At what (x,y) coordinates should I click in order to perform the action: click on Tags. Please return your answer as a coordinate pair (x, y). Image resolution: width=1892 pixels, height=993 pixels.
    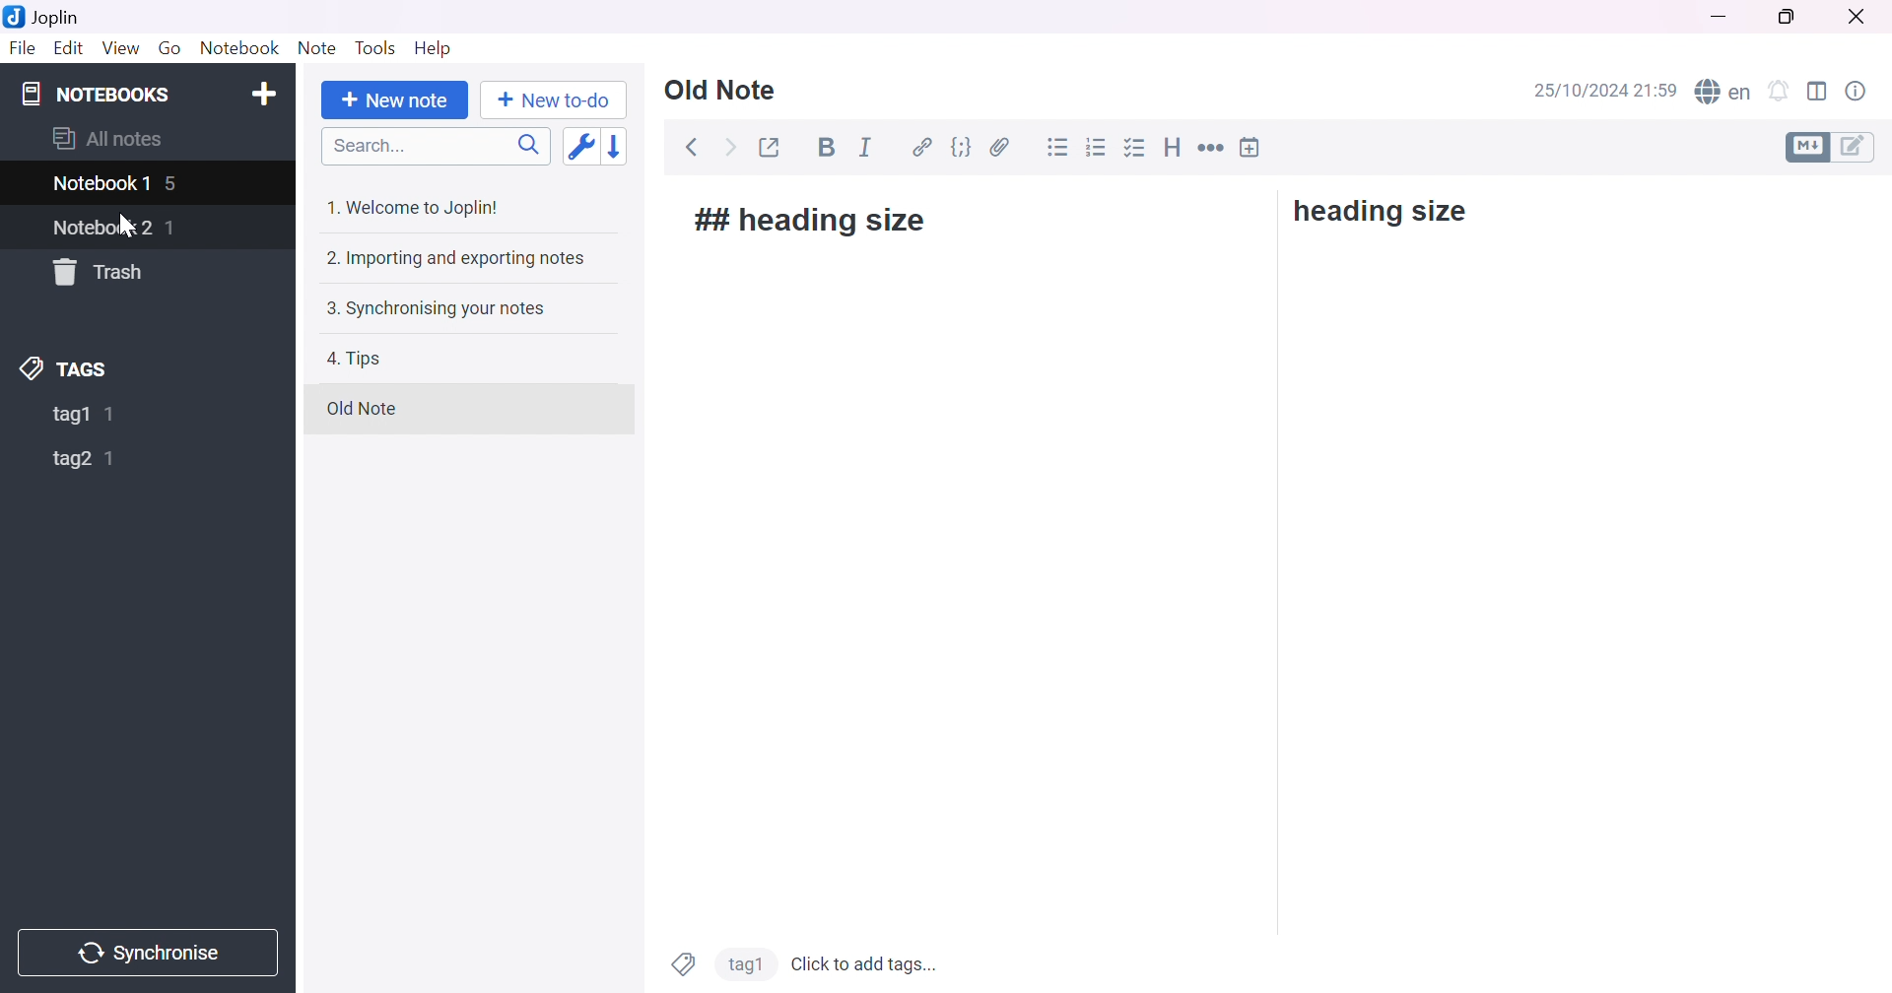
    Looking at the image, I should click on (683, 963).